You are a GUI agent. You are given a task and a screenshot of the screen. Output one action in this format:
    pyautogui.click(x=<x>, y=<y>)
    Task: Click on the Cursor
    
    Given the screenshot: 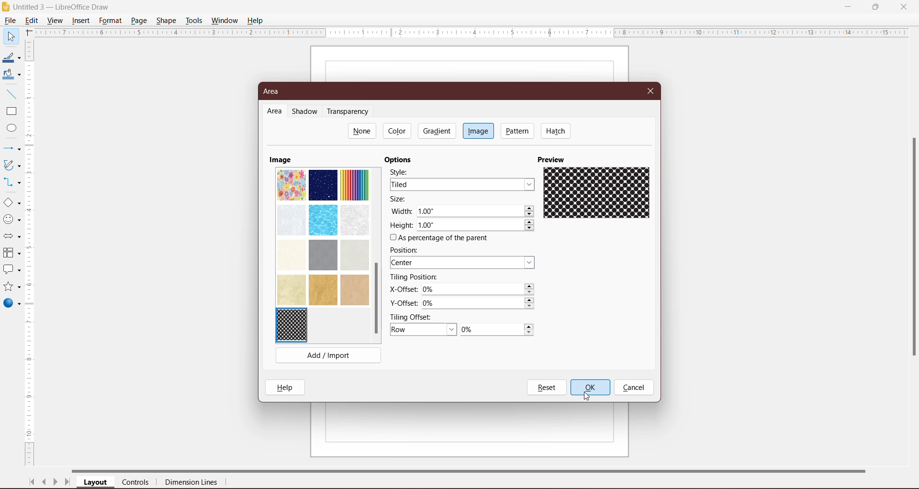 What is the action you would take?
    pyautogui.click(x=588, y=396)
    